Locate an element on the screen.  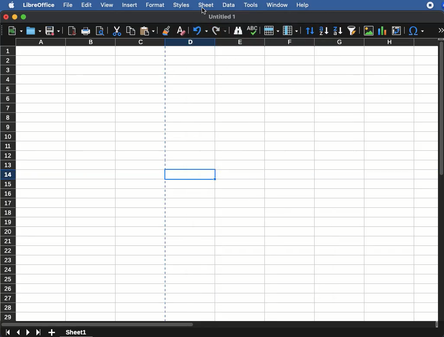
untitled 1 is located at coordinates (223, 17).